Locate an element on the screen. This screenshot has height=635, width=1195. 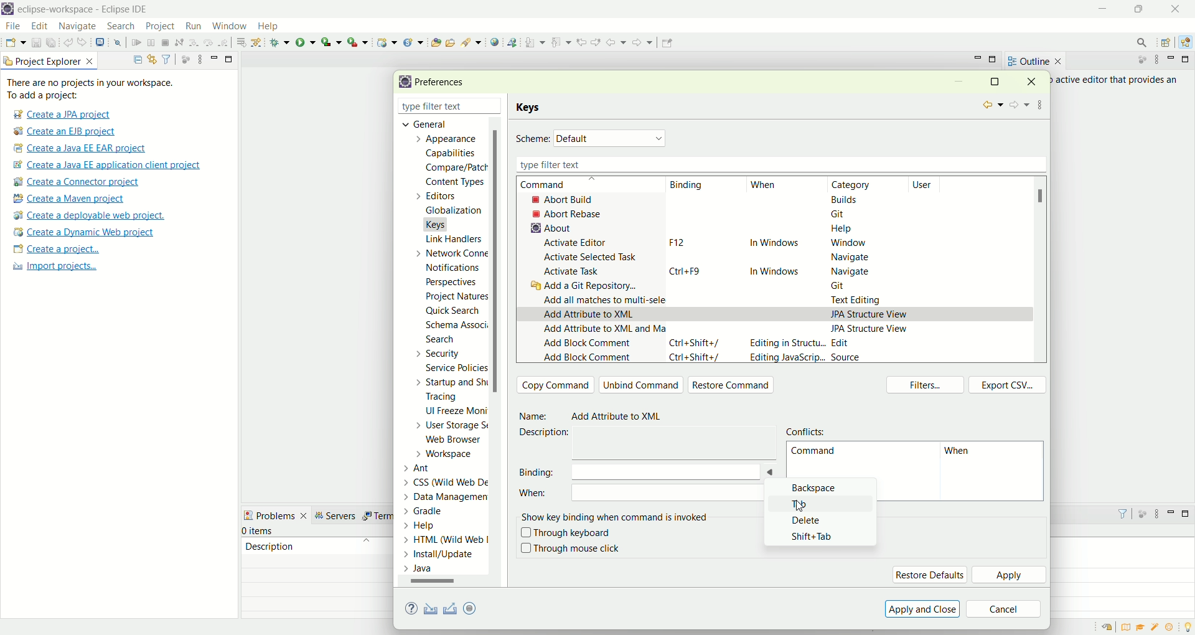
Cursor is located at coordinates (795, 507).